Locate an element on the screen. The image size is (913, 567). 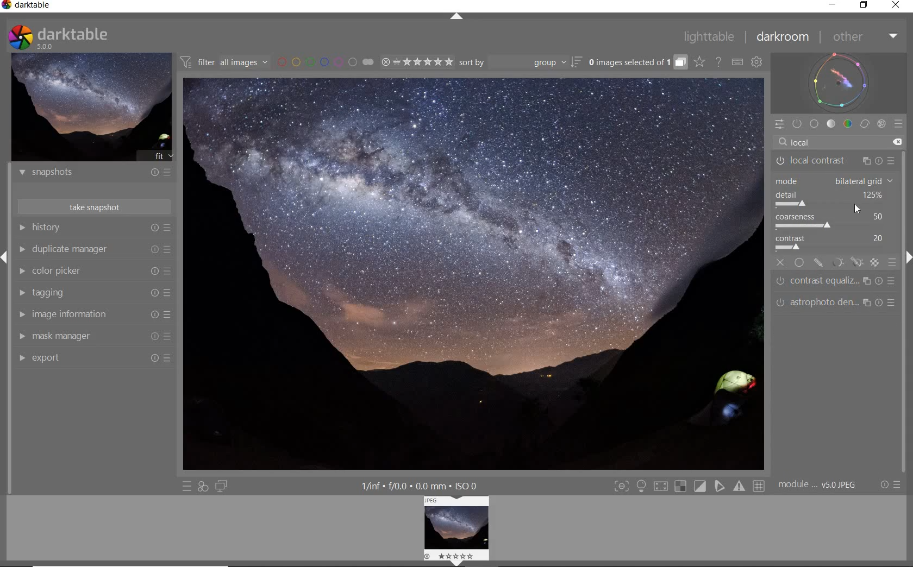
cursor is located at coordinates (860, 210).